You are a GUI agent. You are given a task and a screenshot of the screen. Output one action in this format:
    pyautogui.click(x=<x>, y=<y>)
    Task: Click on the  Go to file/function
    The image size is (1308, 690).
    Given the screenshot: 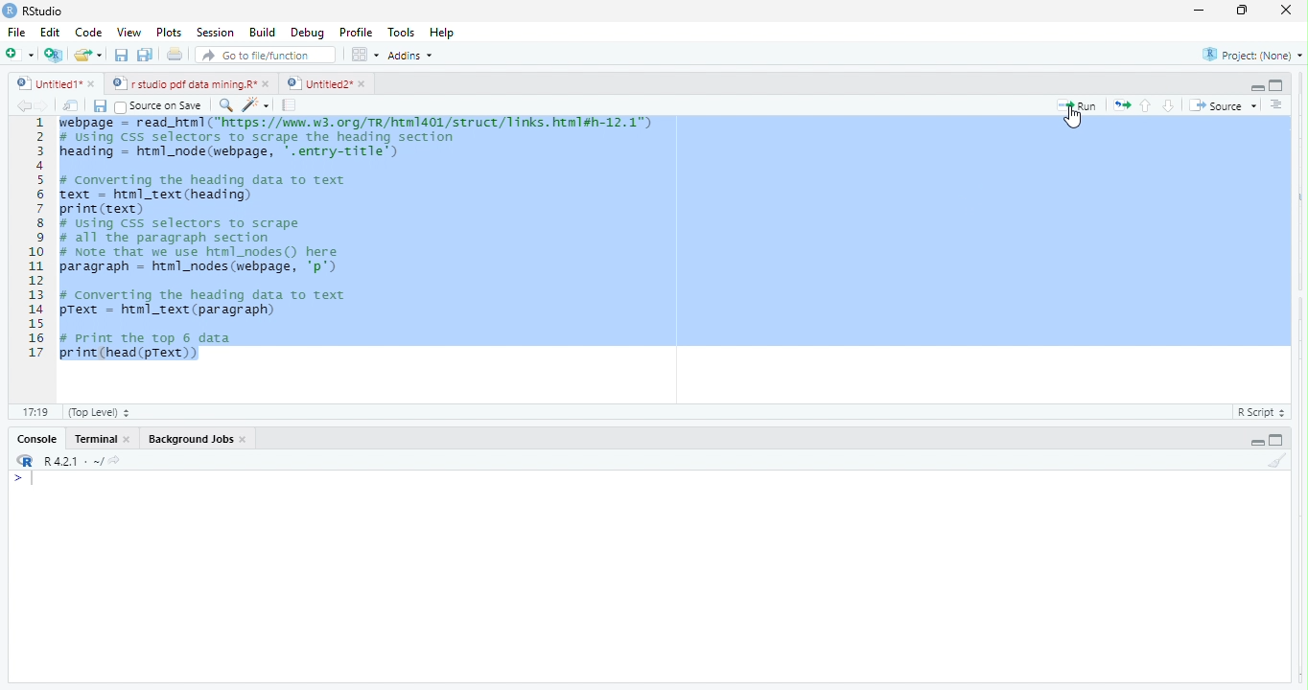 What is the action you would take?
    pyautogui.click(x=267, y=56)
    